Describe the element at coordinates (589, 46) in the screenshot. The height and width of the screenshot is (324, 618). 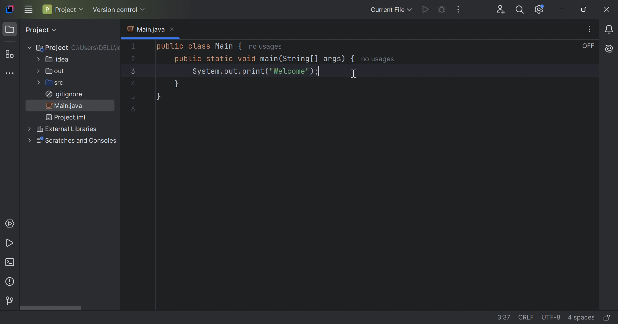
I see `OFF` at that location.